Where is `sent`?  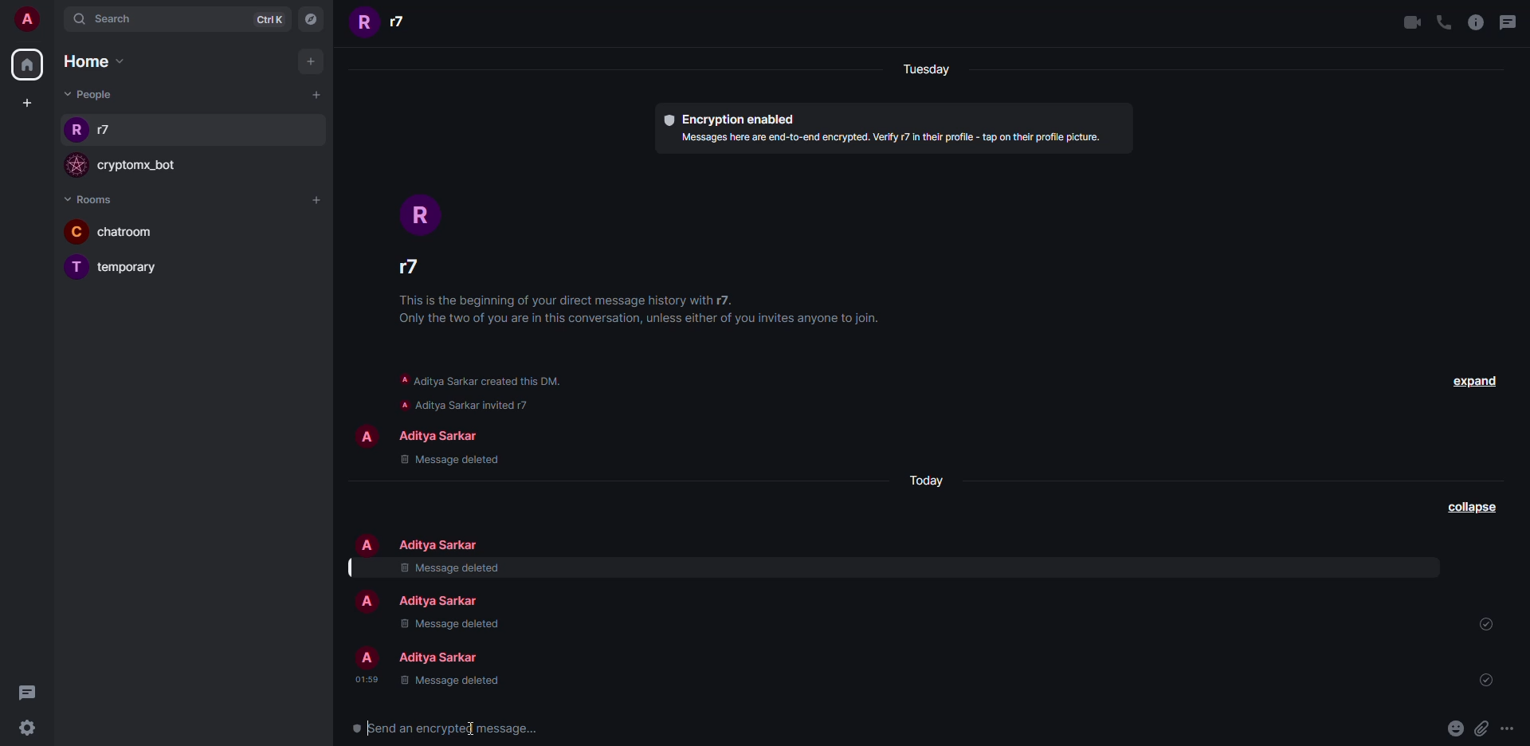
sent is located at coordinates (1485, 624).